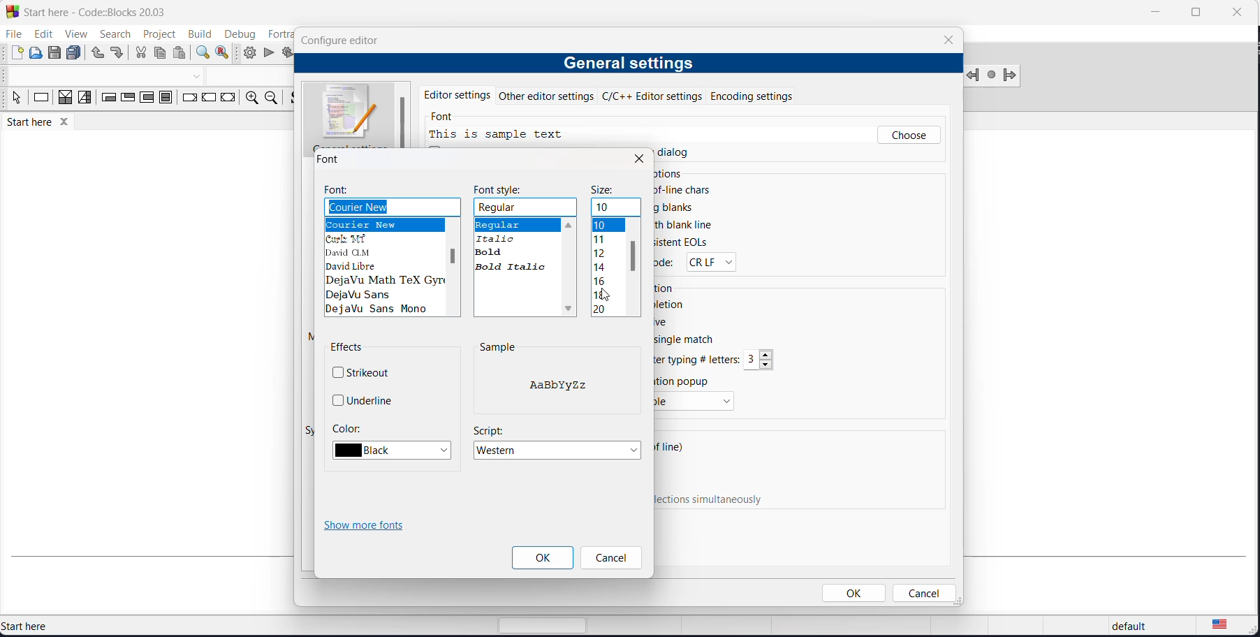  I want to click on ok, so click(856, 593).